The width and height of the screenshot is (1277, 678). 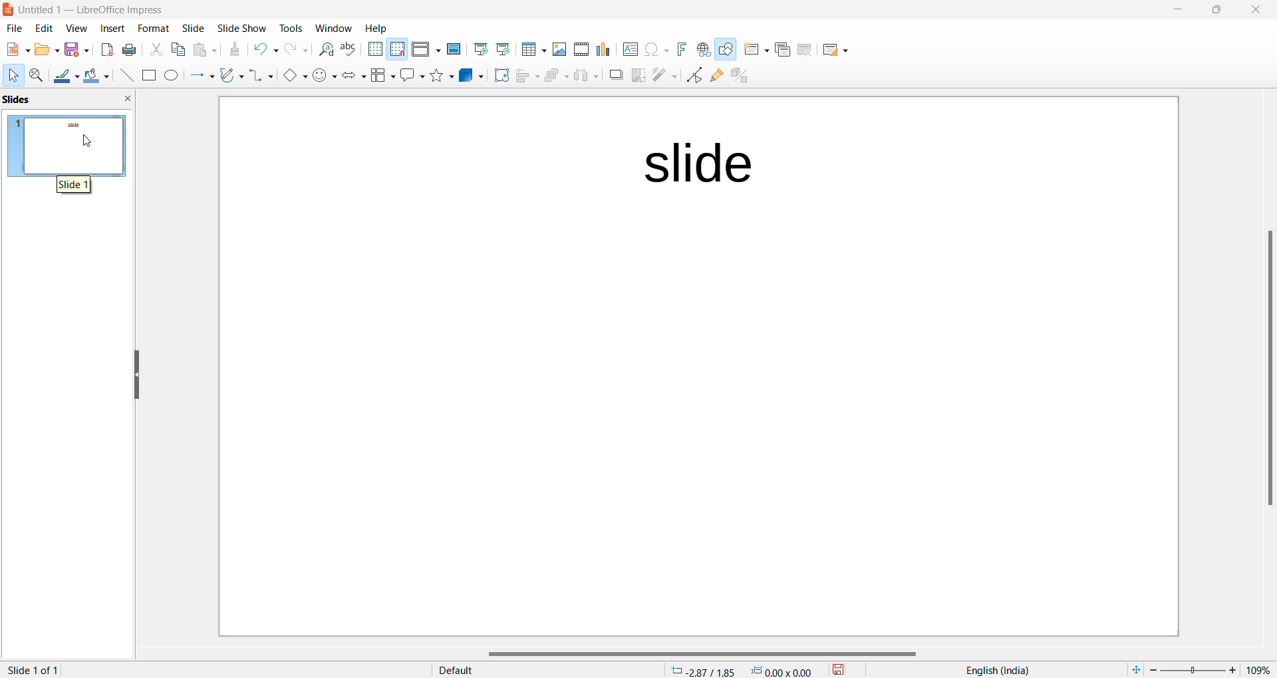 I want to click on Call out shapes, so click(x=410, y=76).